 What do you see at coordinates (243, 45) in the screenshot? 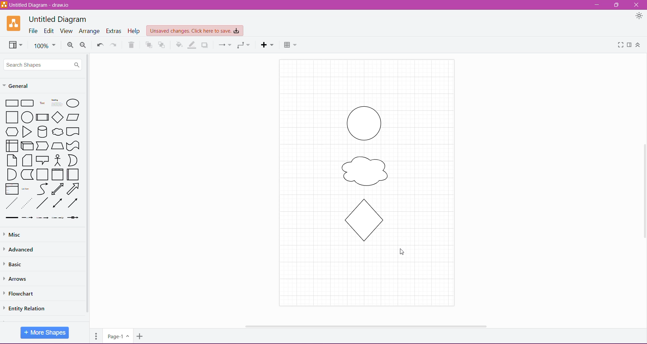
I see `Waypoints` at bounding box center [243, 45].